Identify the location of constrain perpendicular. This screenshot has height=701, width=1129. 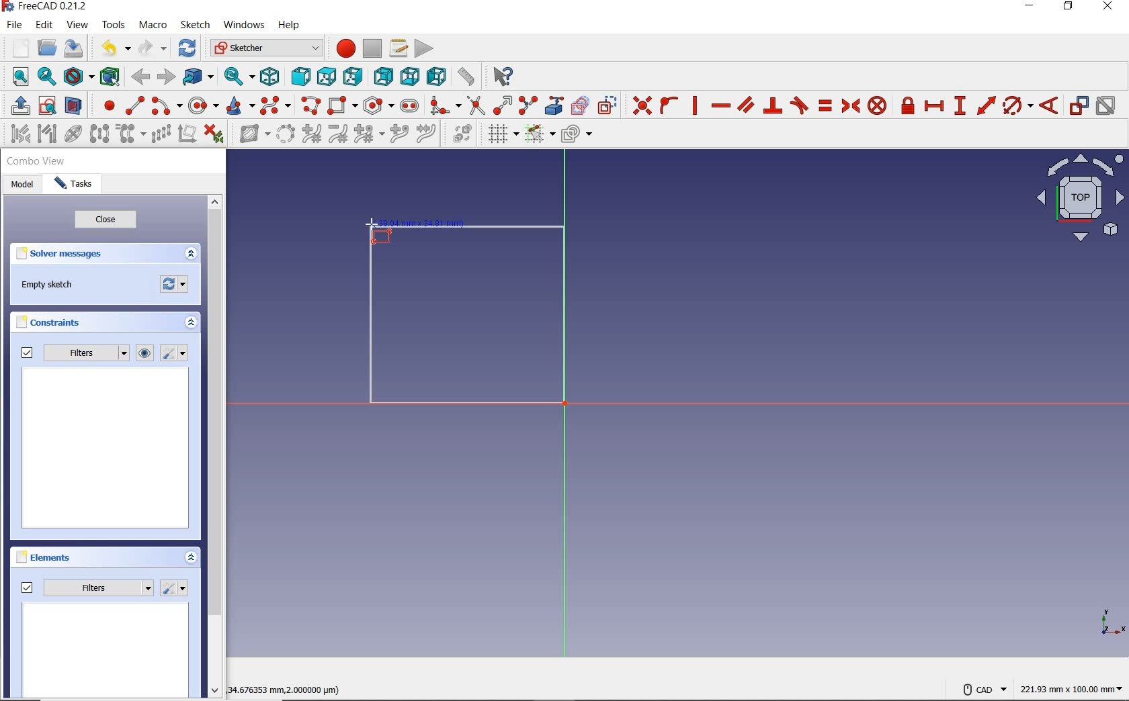
(773, 105).